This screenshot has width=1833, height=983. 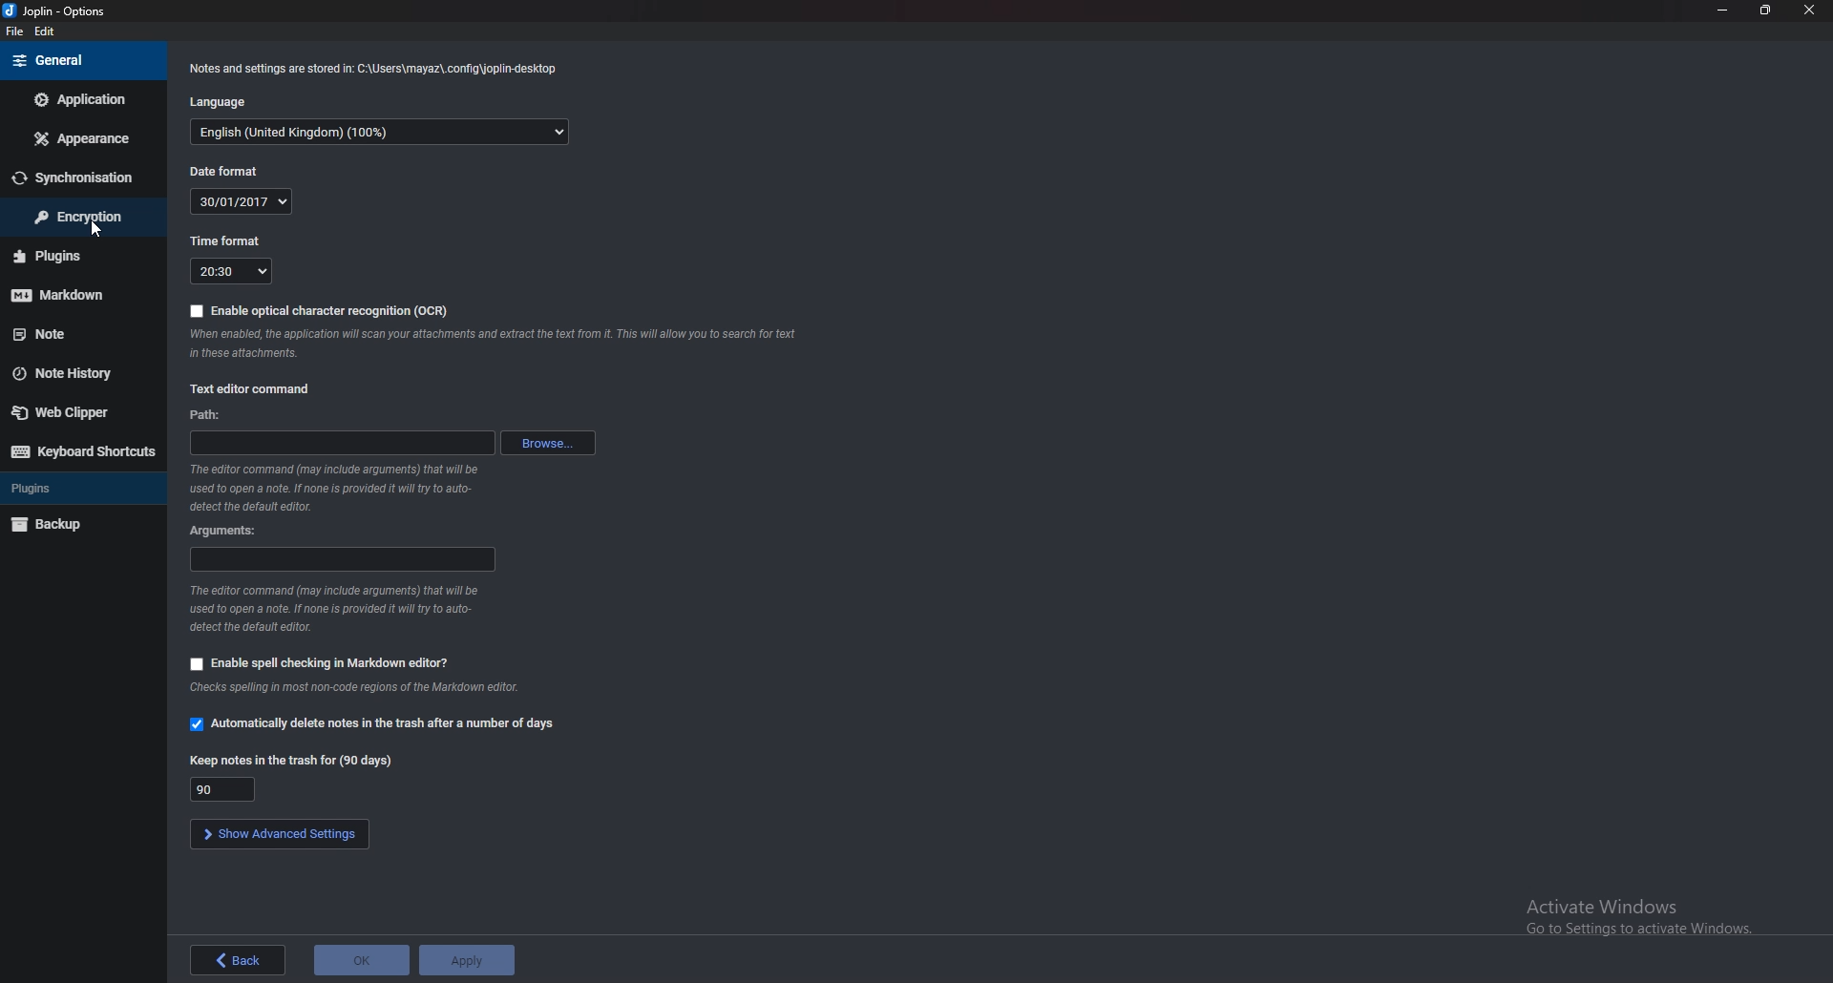 What do you see at coordinates (1807, 11) in the screenshot?
I see `close` at bounding box center [1807, 11].